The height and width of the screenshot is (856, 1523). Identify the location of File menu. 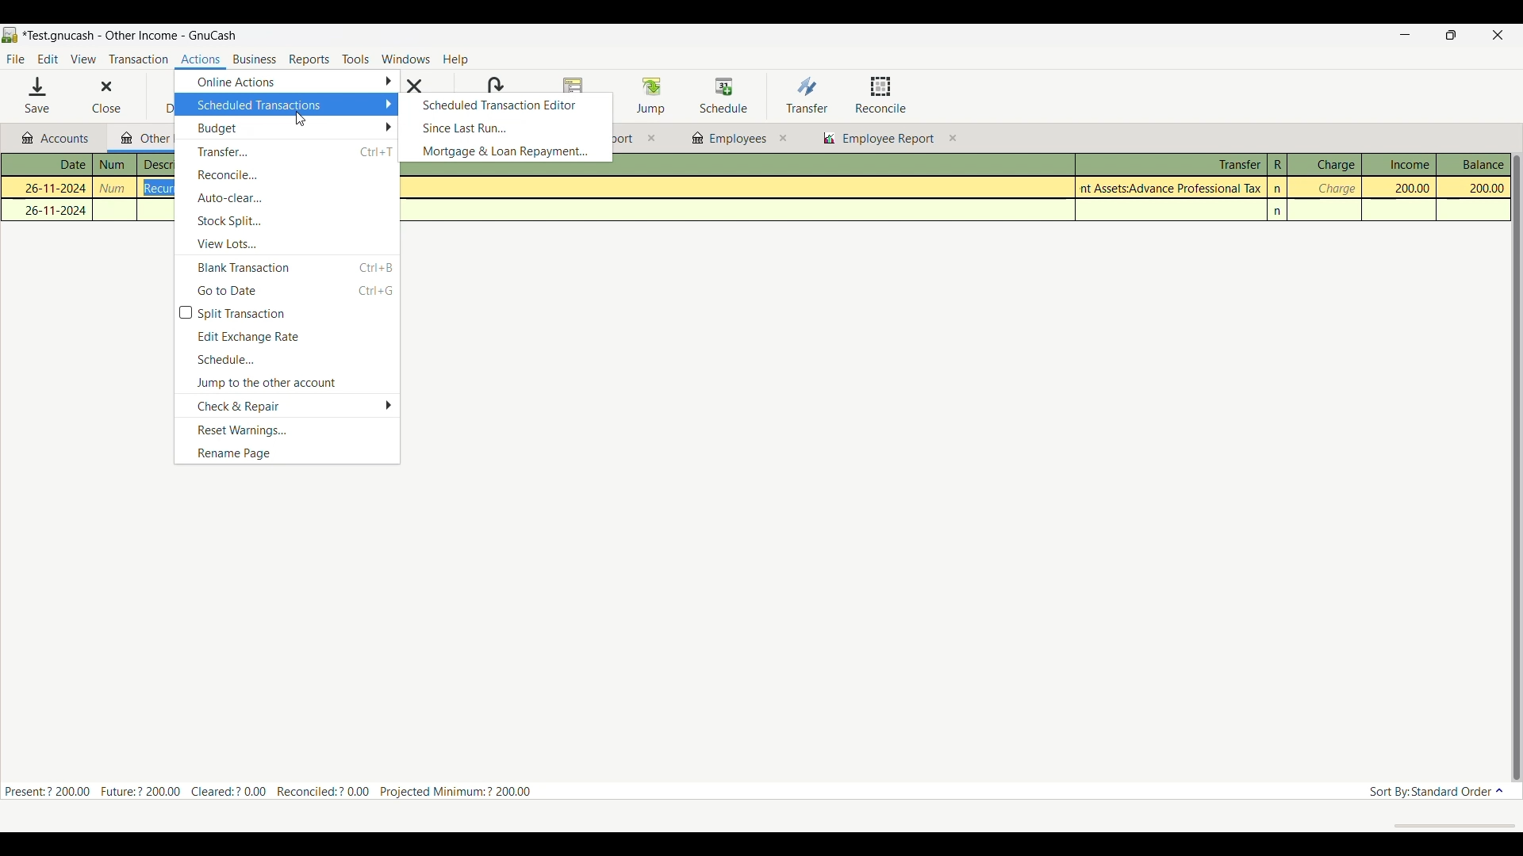
(15, 59).